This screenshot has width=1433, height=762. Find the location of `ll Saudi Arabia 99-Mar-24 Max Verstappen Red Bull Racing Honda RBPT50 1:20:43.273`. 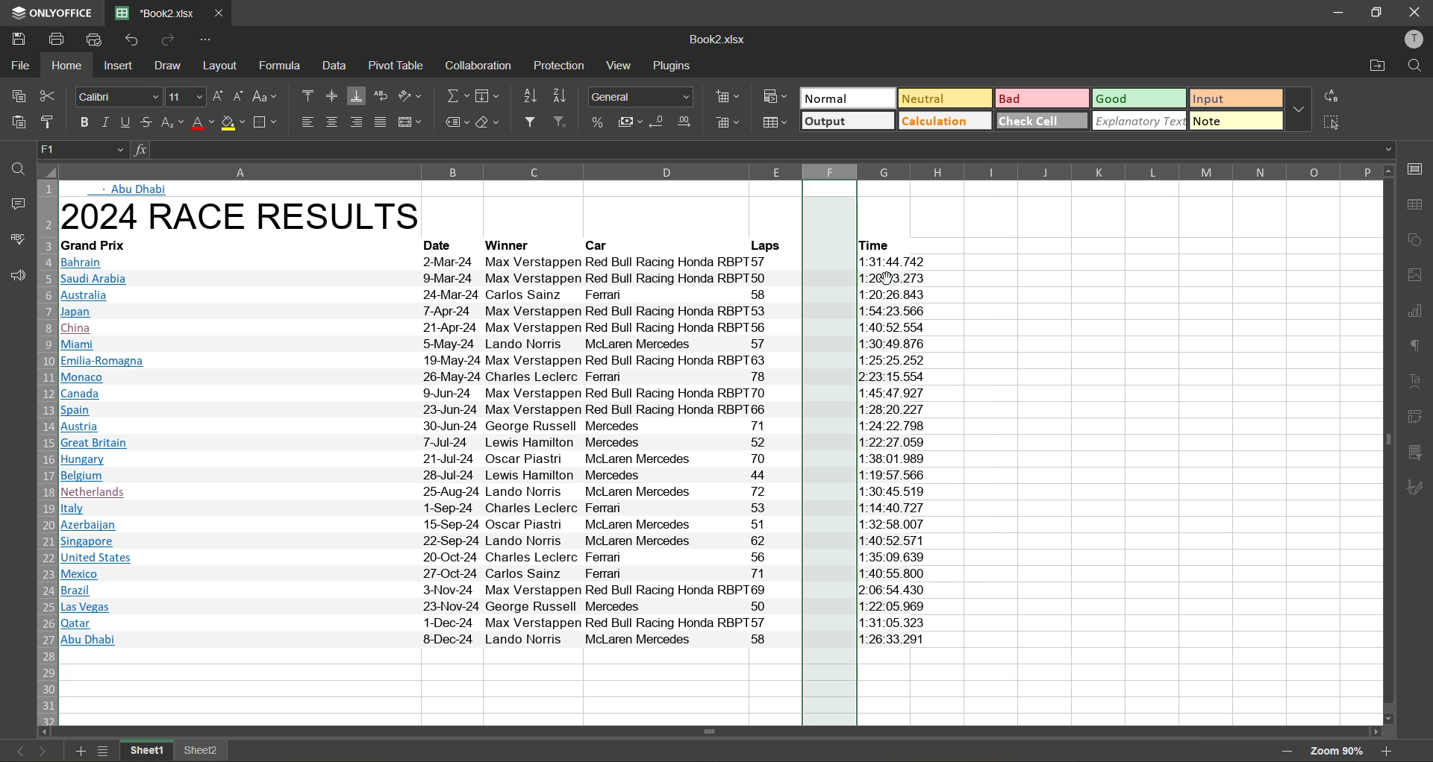

ll Saudi Arabia 99-Mar-24 Max Verstappen Red Bull Racing Honda RBPT50 1:20:43.273 is located at coordinates (424, 278).